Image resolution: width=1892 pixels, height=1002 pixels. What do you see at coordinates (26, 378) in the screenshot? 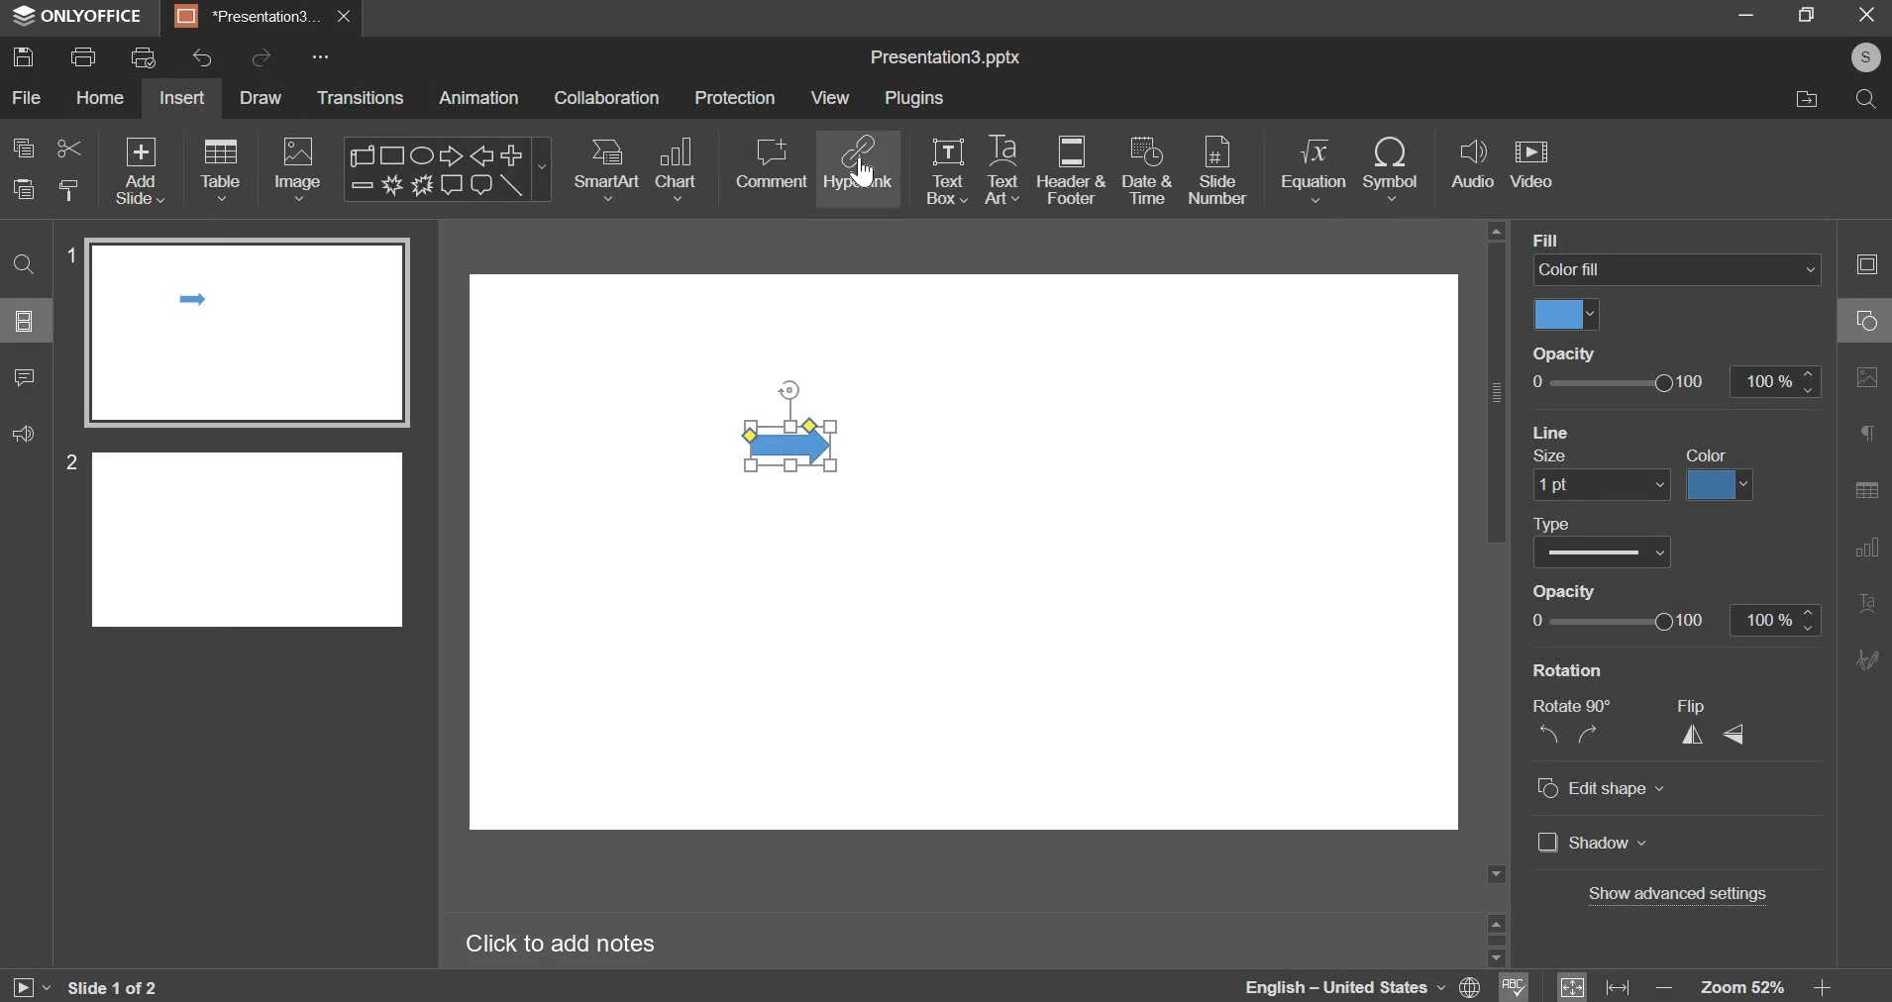
I see `comment` at bounding box center [26, 378].